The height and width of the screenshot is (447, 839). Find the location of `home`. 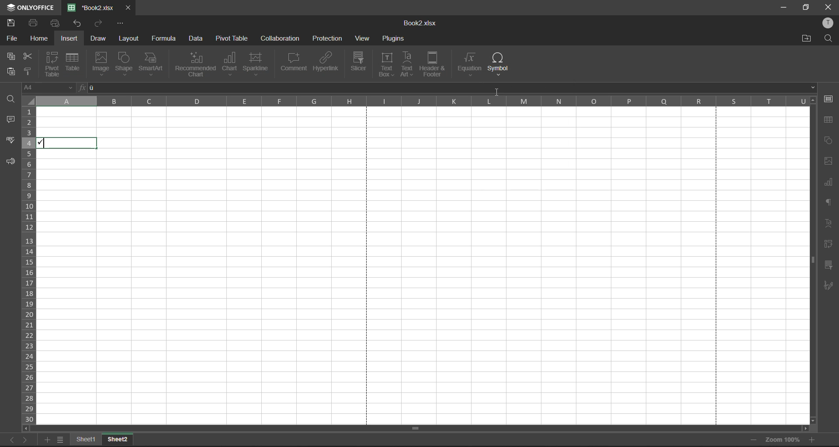

home is located at coordinates (38, 39).